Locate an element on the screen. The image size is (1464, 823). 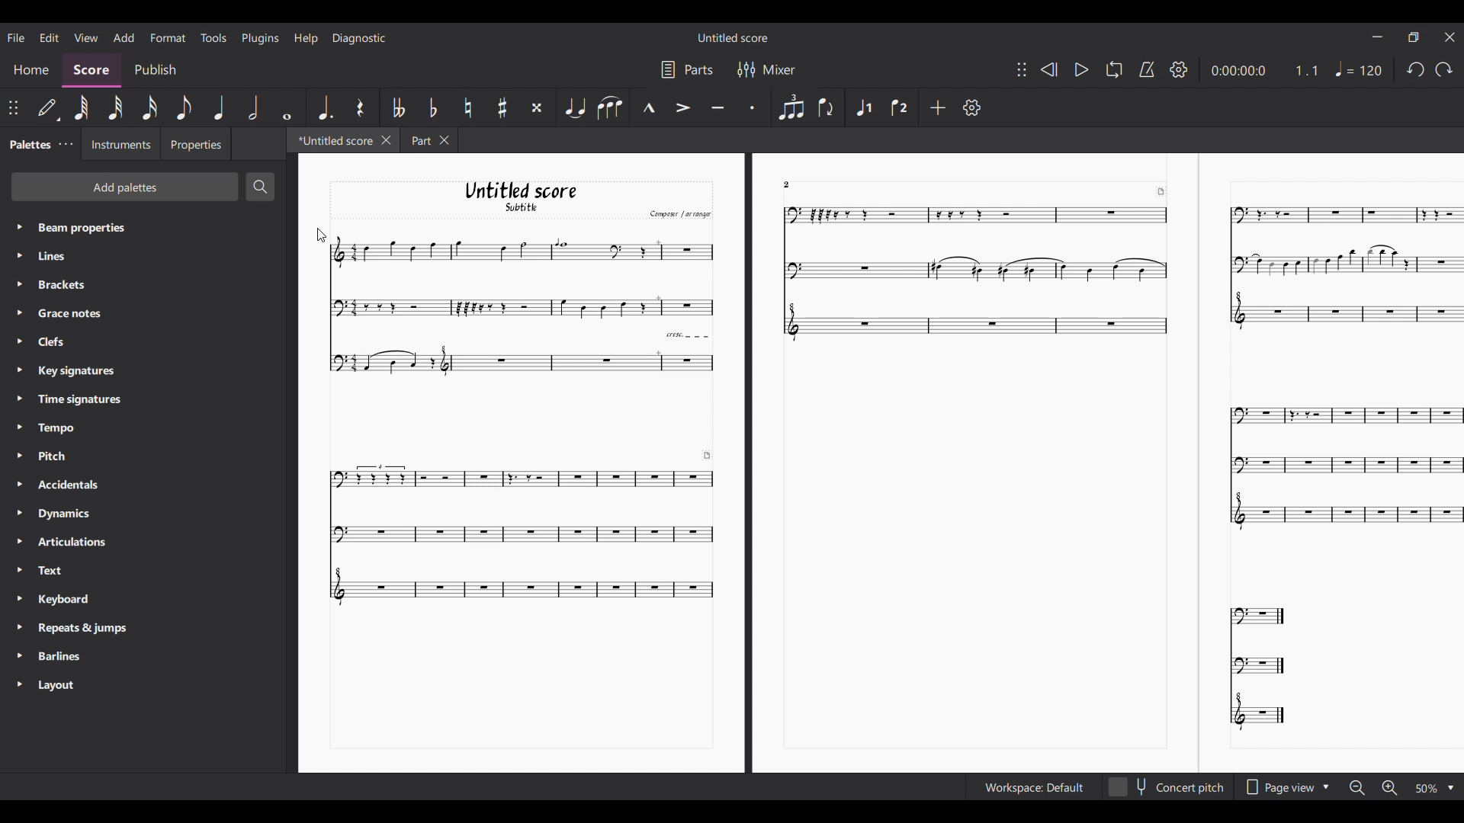
 is located at coordinates (978, 321).